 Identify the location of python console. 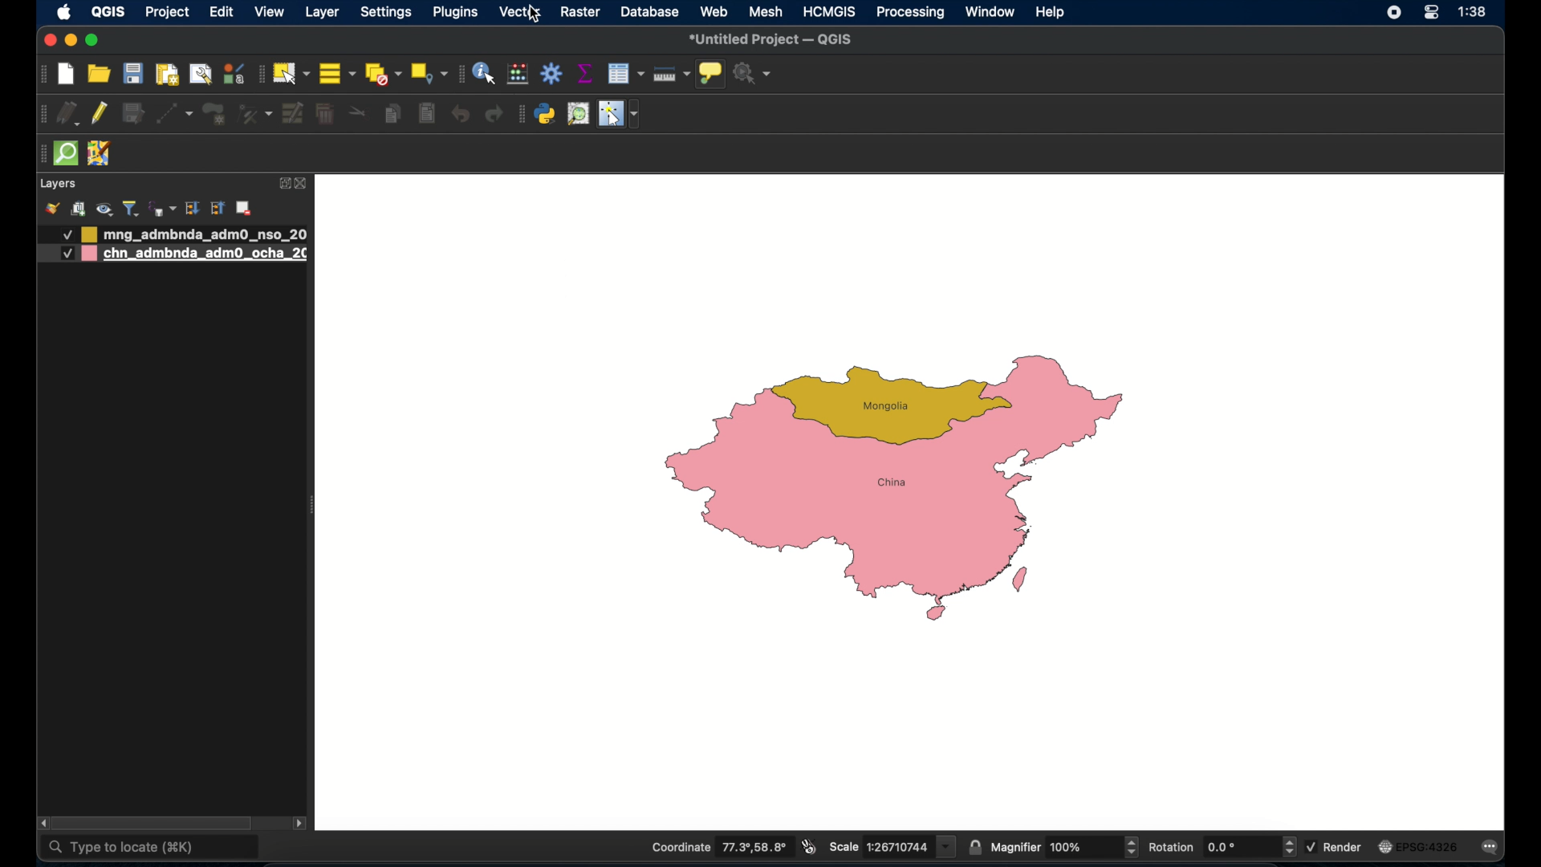
(546, 115).